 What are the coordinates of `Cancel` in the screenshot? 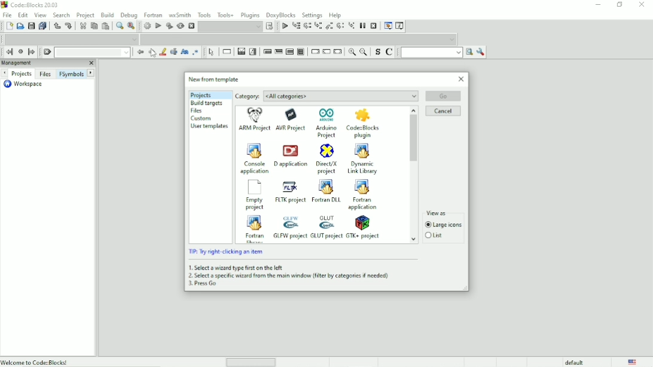 It's located at (443, 111).